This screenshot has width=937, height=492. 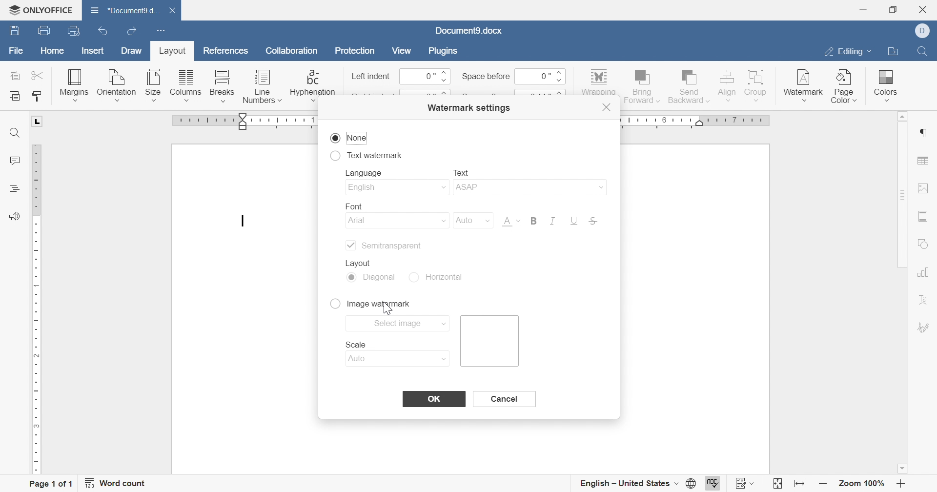 I want to click on language, so click(x=367, y=174).